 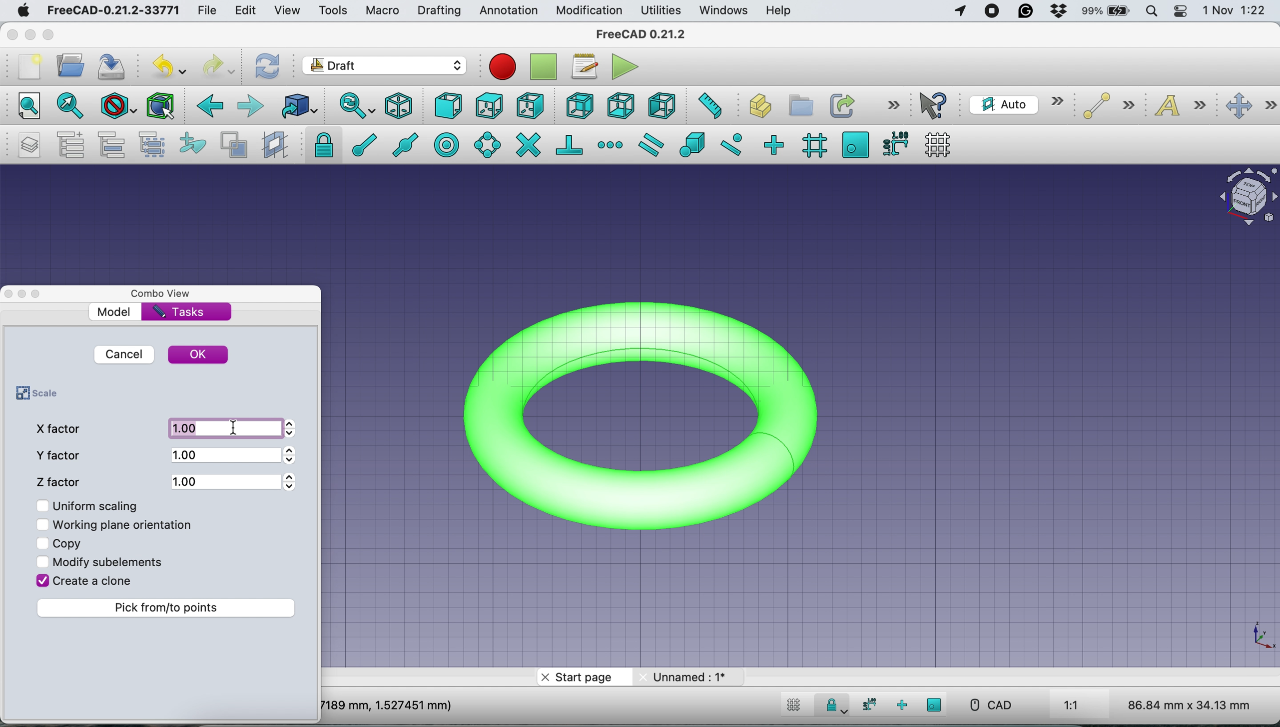 I want to click on FreeCAD-0.21.2-33771, so click(x=114, y=9).